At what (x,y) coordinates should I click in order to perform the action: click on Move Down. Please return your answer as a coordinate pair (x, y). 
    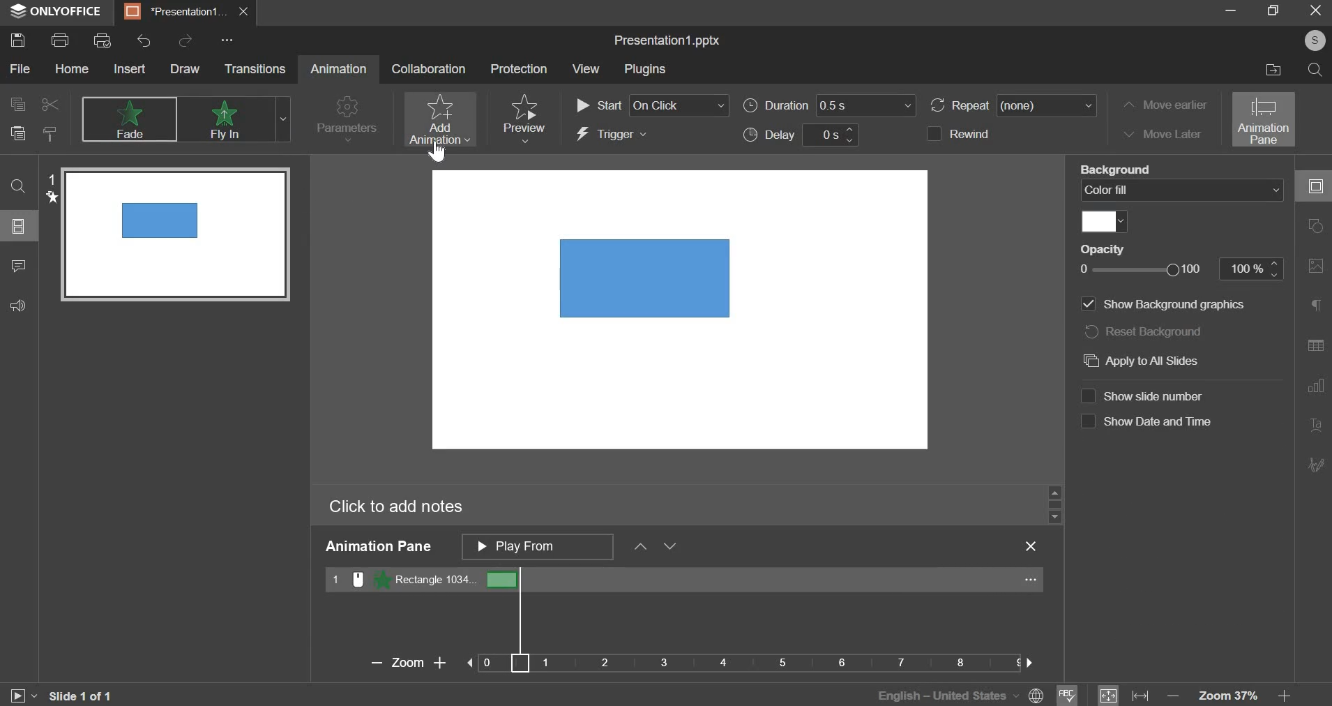
    Looking at the image, I should click on (679, 546).